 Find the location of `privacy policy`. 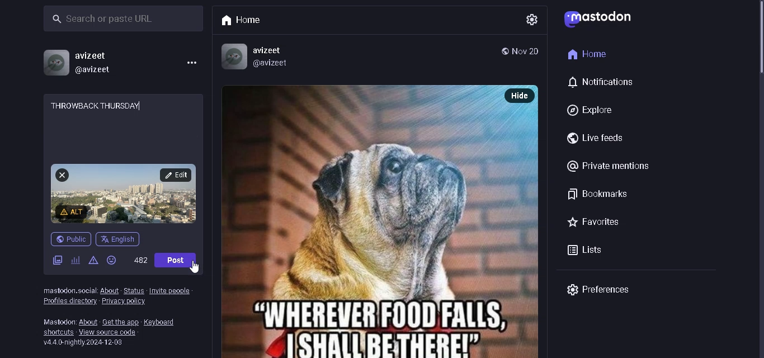

privacy policy is located at coordinates (126, 303).